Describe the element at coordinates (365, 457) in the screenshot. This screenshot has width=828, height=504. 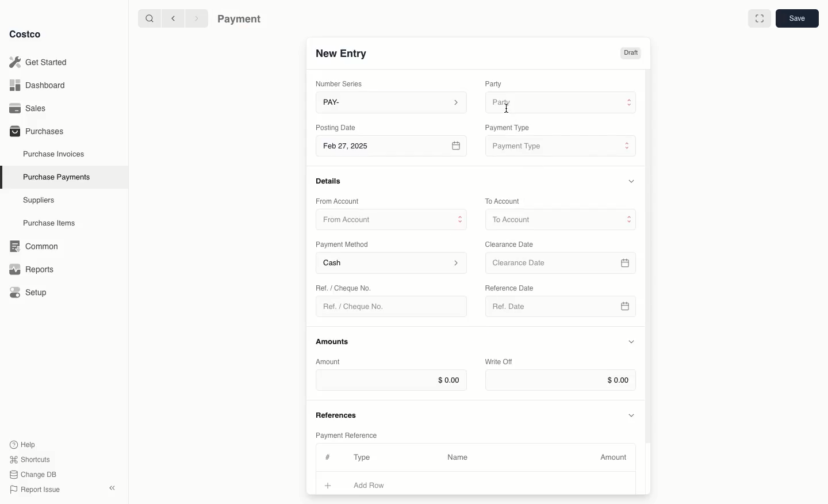
I see `Type` at that location.